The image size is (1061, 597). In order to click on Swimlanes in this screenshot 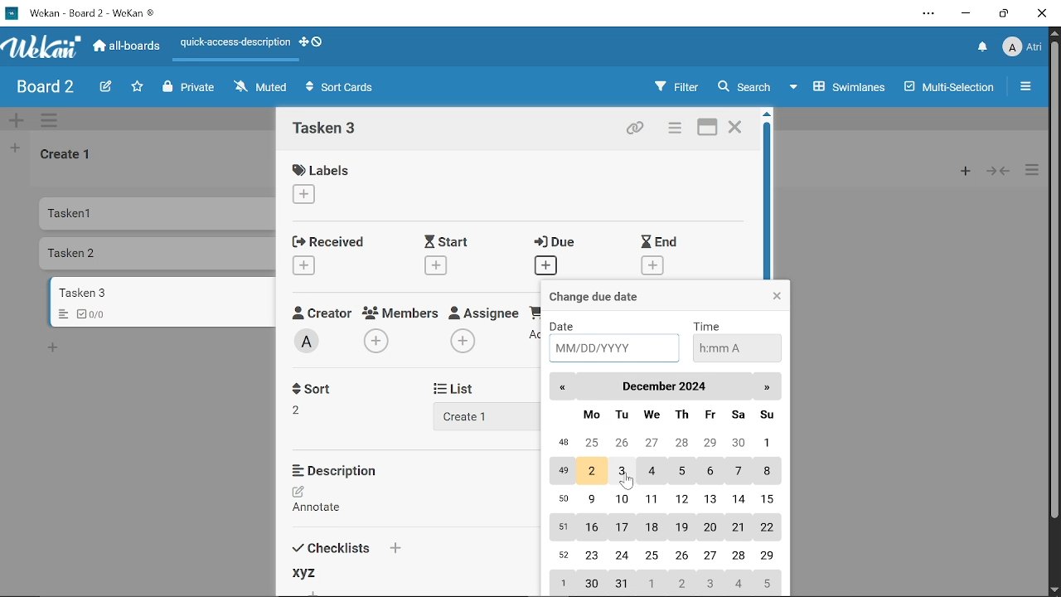, I will do `click(842, 85)`.